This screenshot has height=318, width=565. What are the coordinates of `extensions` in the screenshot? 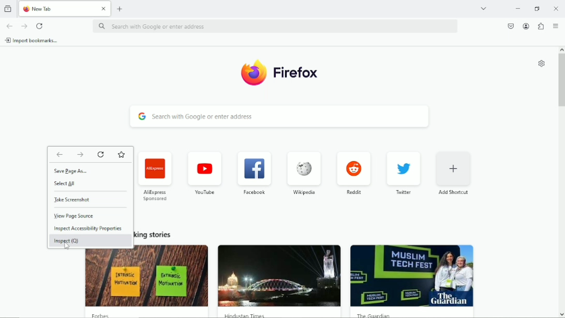 It's located at (540, 26).